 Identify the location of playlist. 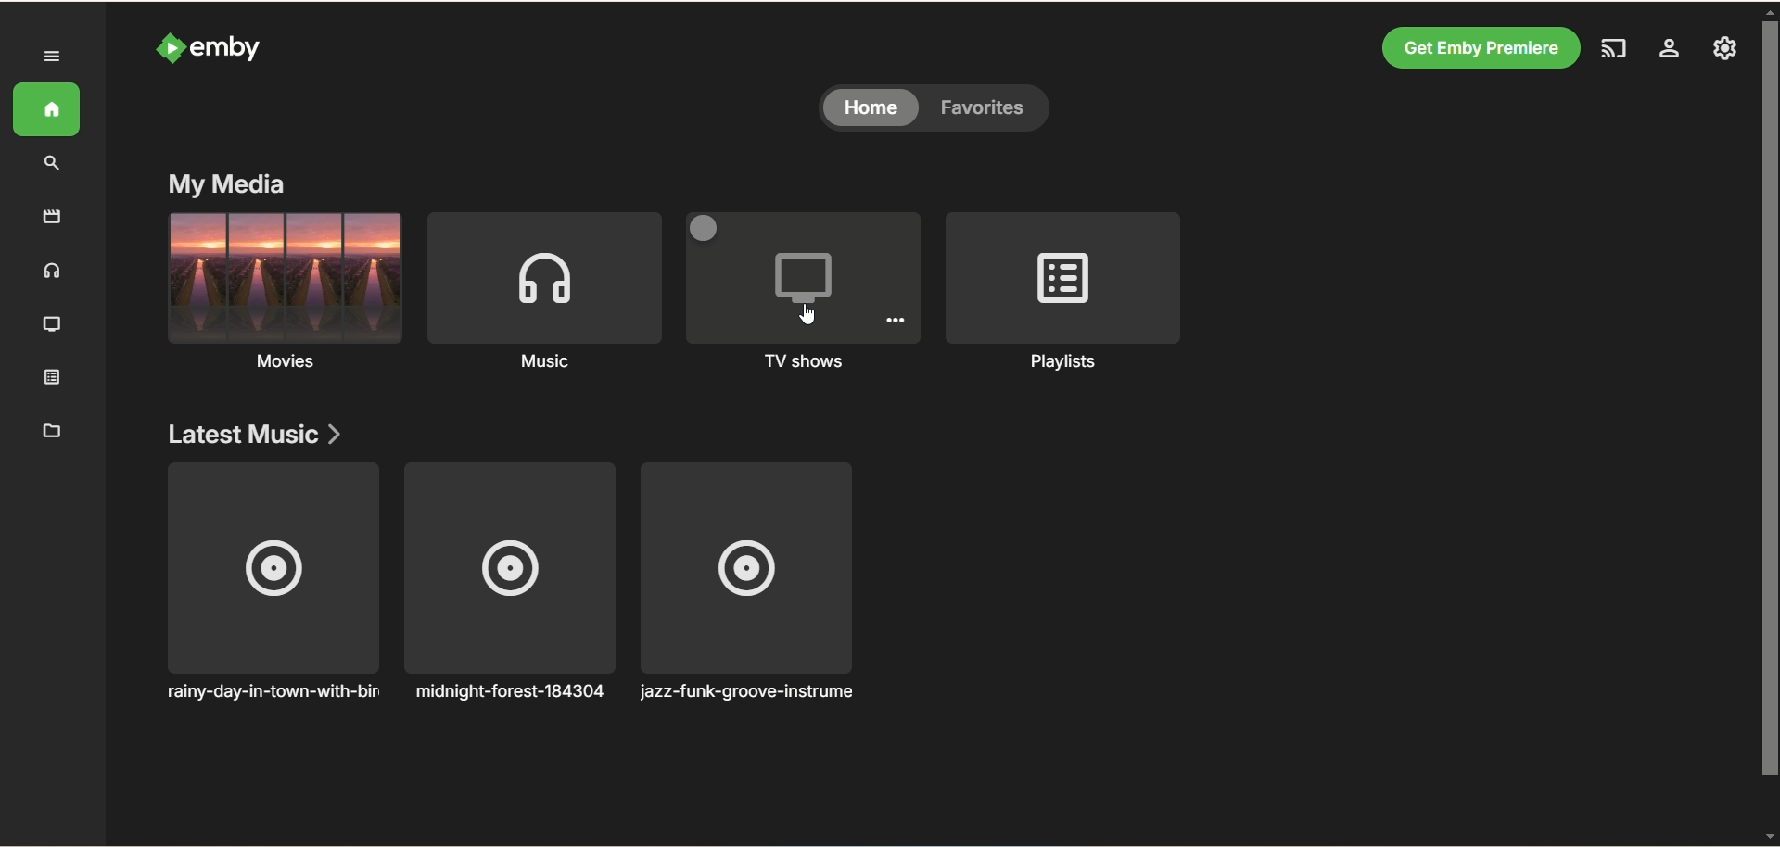
(54, 381).